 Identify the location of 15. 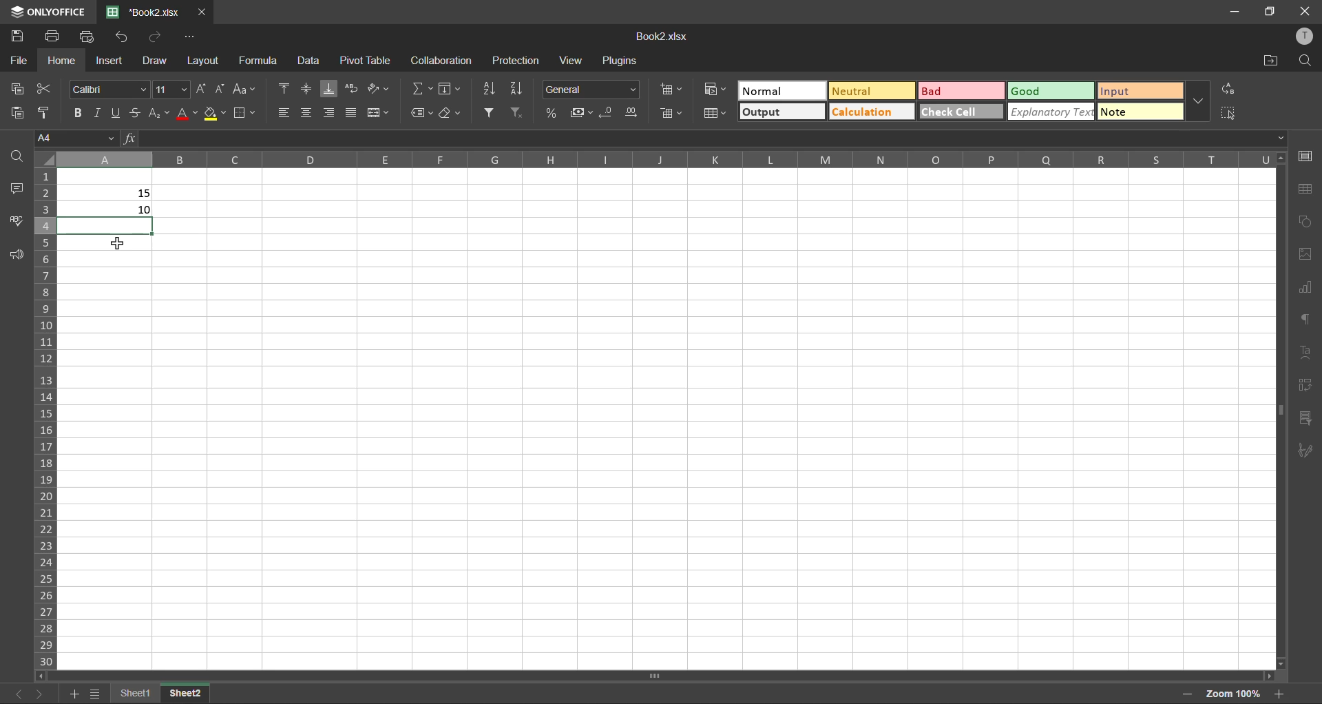
(145, 194).